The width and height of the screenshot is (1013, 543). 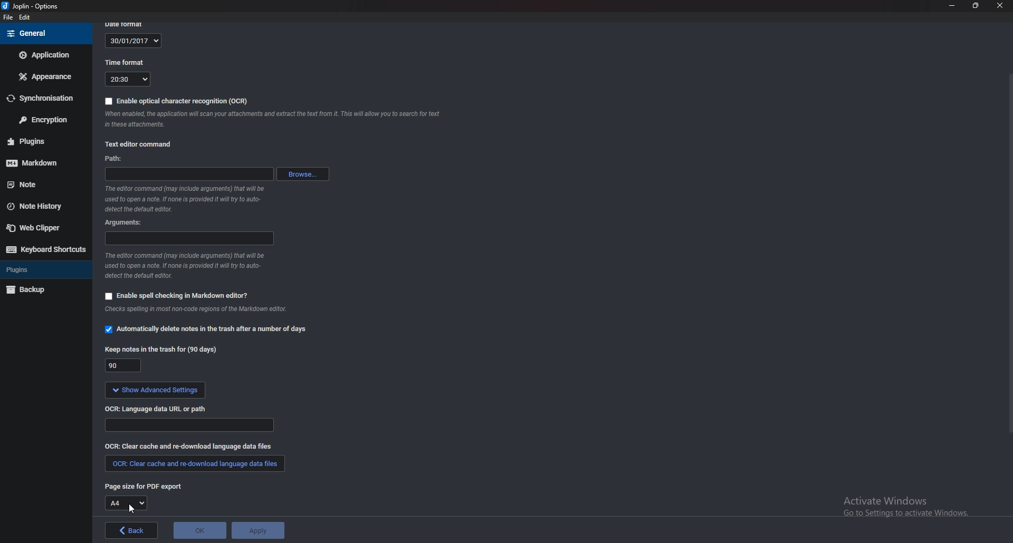 I want to click on Edit, so click(x=25, y=18).